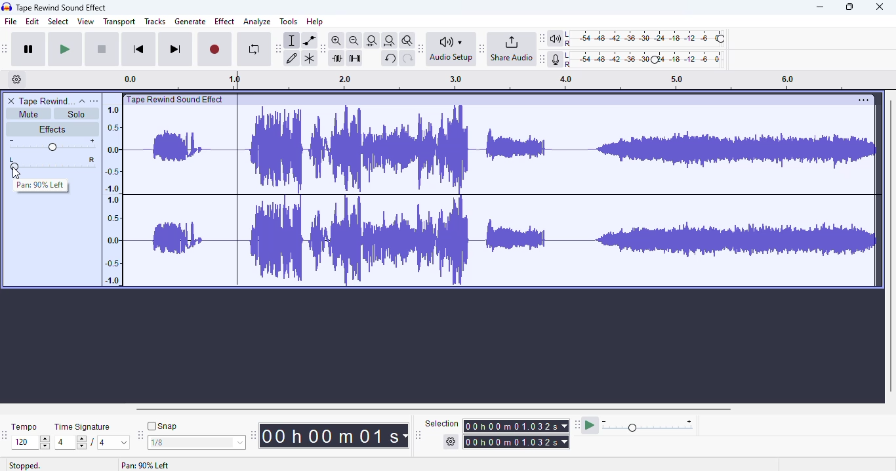  What do you see at coordinates (278, 49) in the screenshot?
I see `audacity tools toolbar` at bounding box center [278, 49].